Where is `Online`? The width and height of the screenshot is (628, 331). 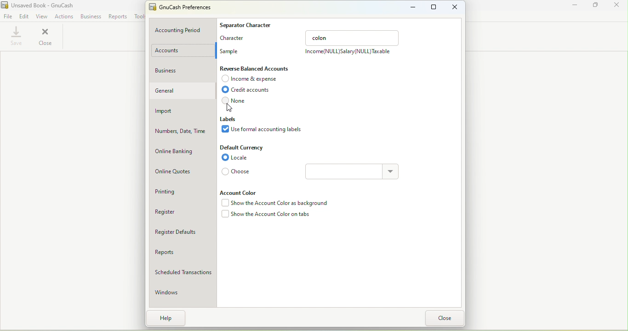
Online is located at coordinates (182, 152).